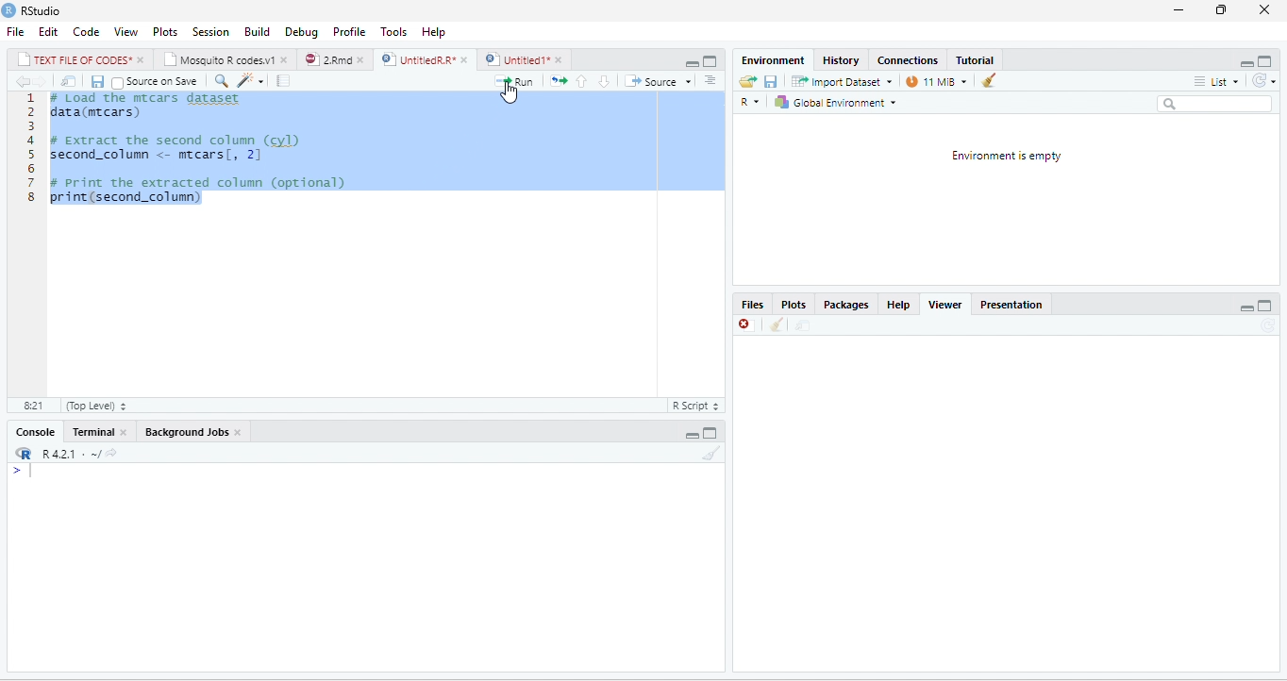 The image size is (1287, 681). What do you see at coordinates (1215, 103) in the screenshot?
I see `search` at bounding box center [1215, 103].